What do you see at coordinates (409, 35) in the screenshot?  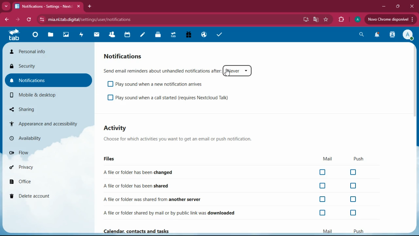 I see `profile` at bounding box center [409, 35].